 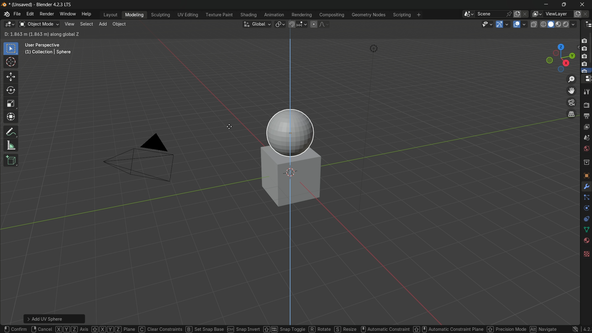 I want to click on view menu, so click(x=70, y=24).